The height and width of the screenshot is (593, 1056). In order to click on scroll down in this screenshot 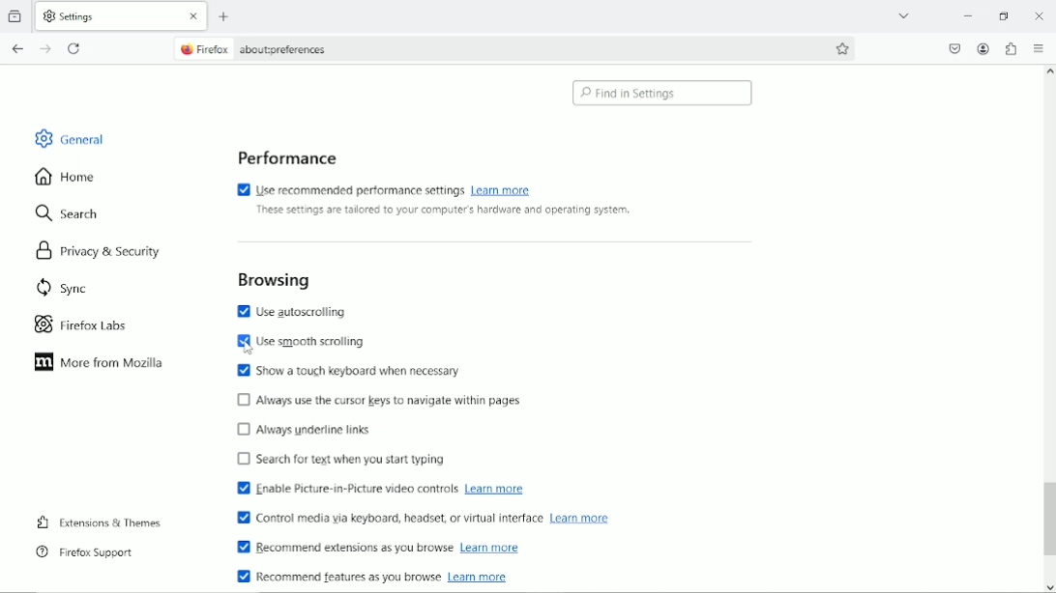, I will do `click(1049, 587)`.